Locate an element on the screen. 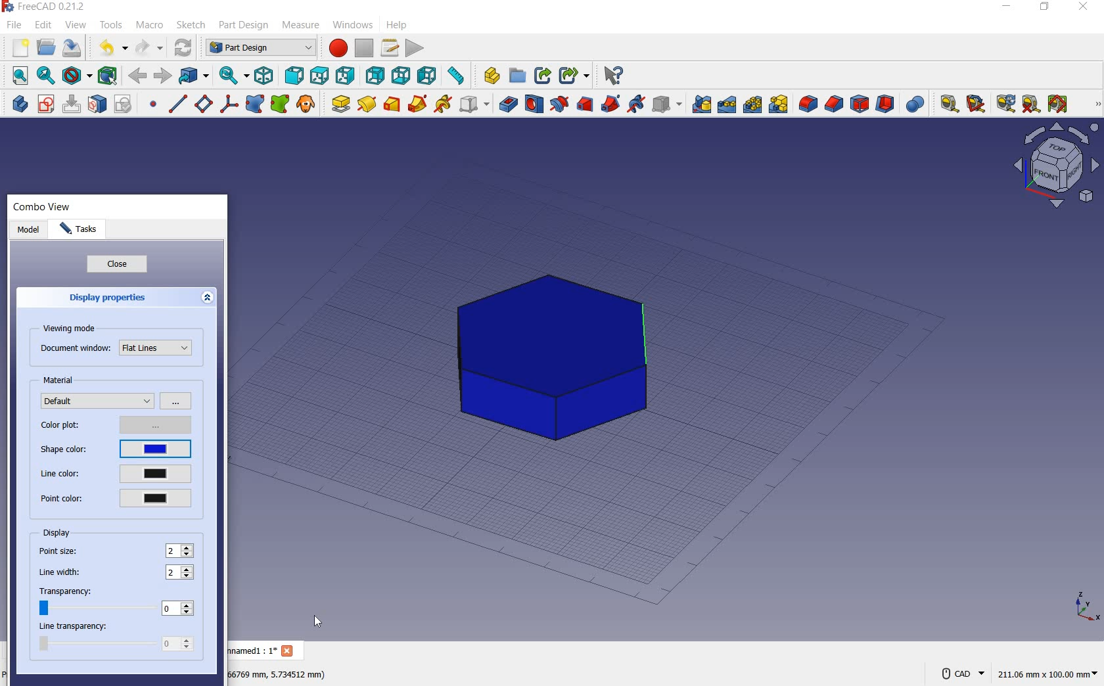 The image size is (1104, 686). additive pipe is located at coordinates (418, 103).